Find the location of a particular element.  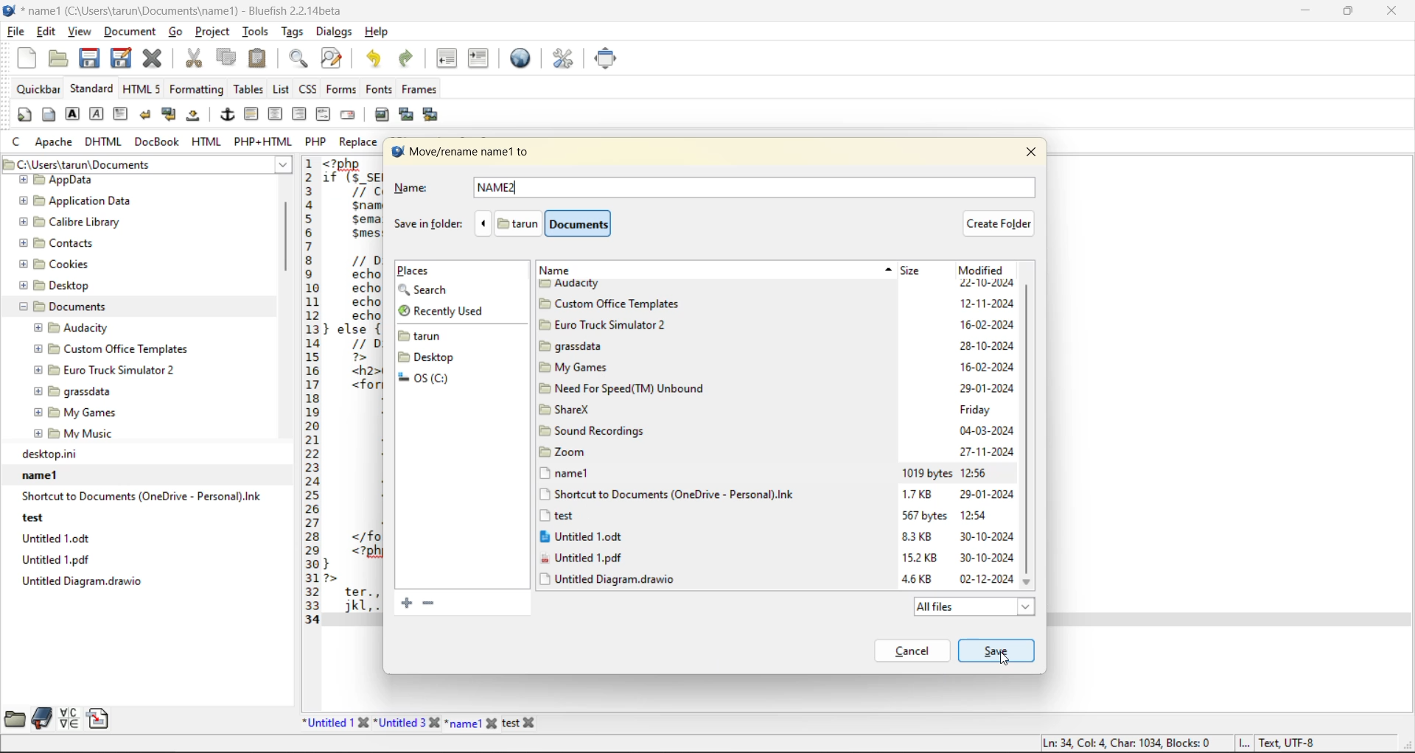

replace is located at coordinates (357, 143).